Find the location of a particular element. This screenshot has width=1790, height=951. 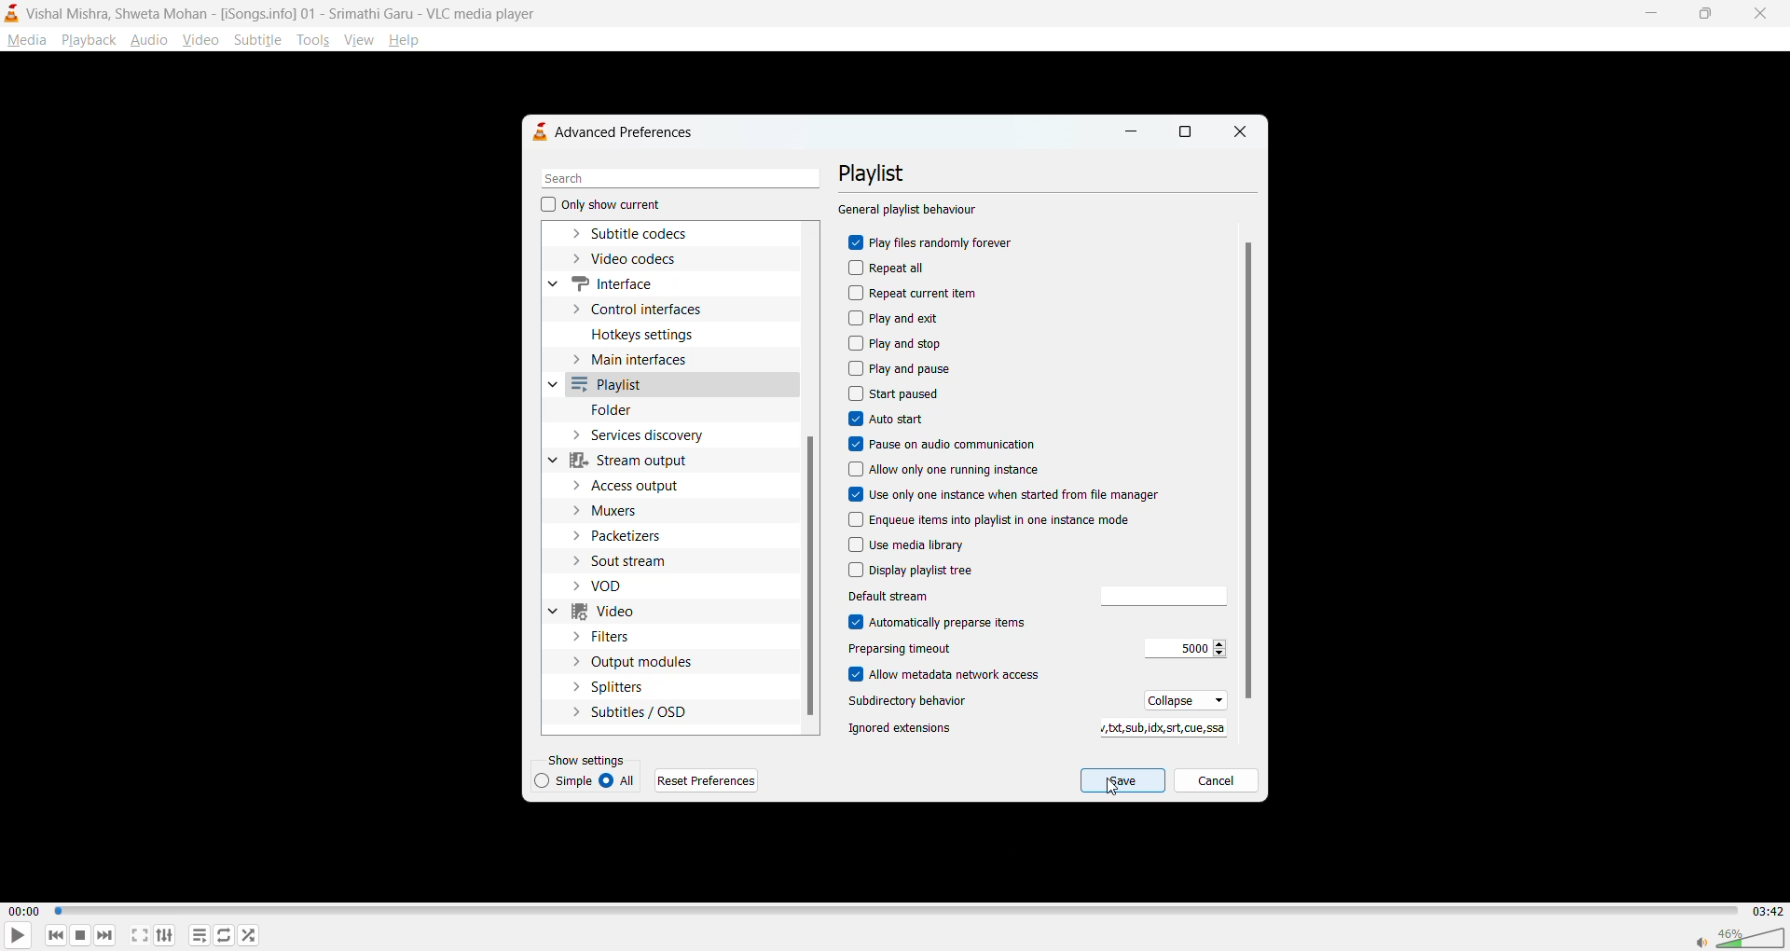

random is located at coordinates (249, 934).